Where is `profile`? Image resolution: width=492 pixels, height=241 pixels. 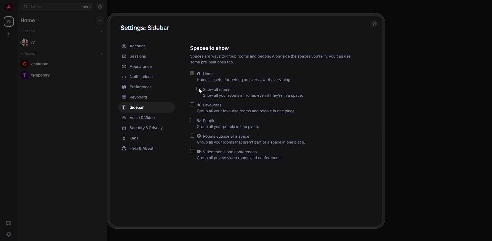
profile is located at coordinates (8, 7).